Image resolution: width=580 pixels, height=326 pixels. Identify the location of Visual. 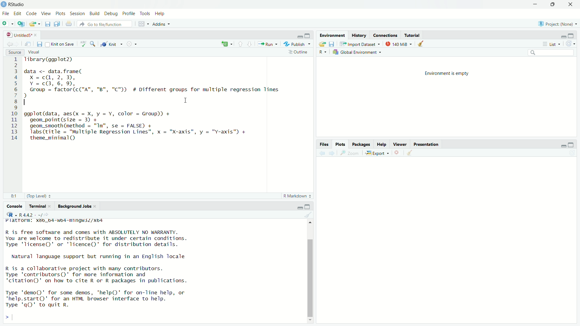
(38, 51).